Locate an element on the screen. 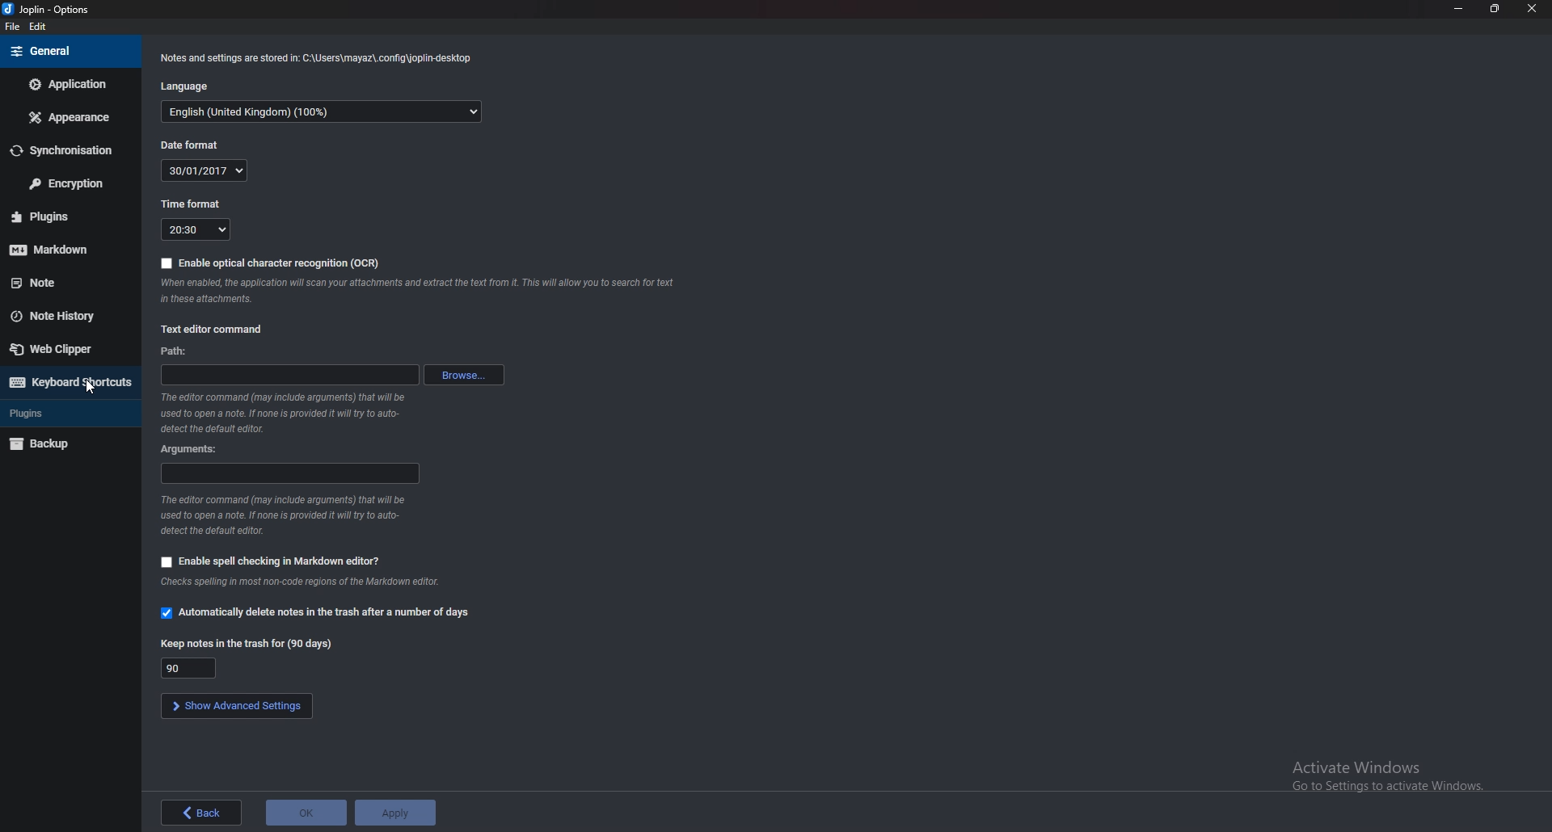  Date format is located at coordinates (191, 145).